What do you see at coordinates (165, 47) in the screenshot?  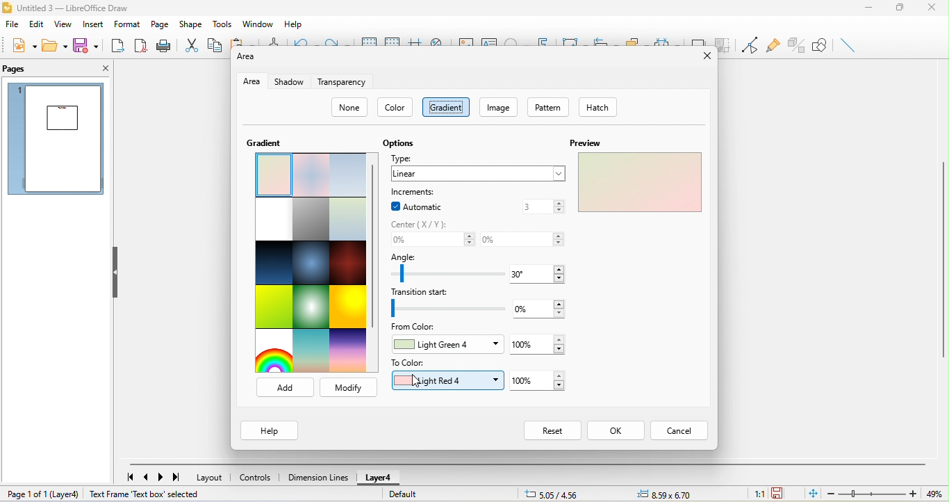 I see `print` at bounding box center [165, 47].